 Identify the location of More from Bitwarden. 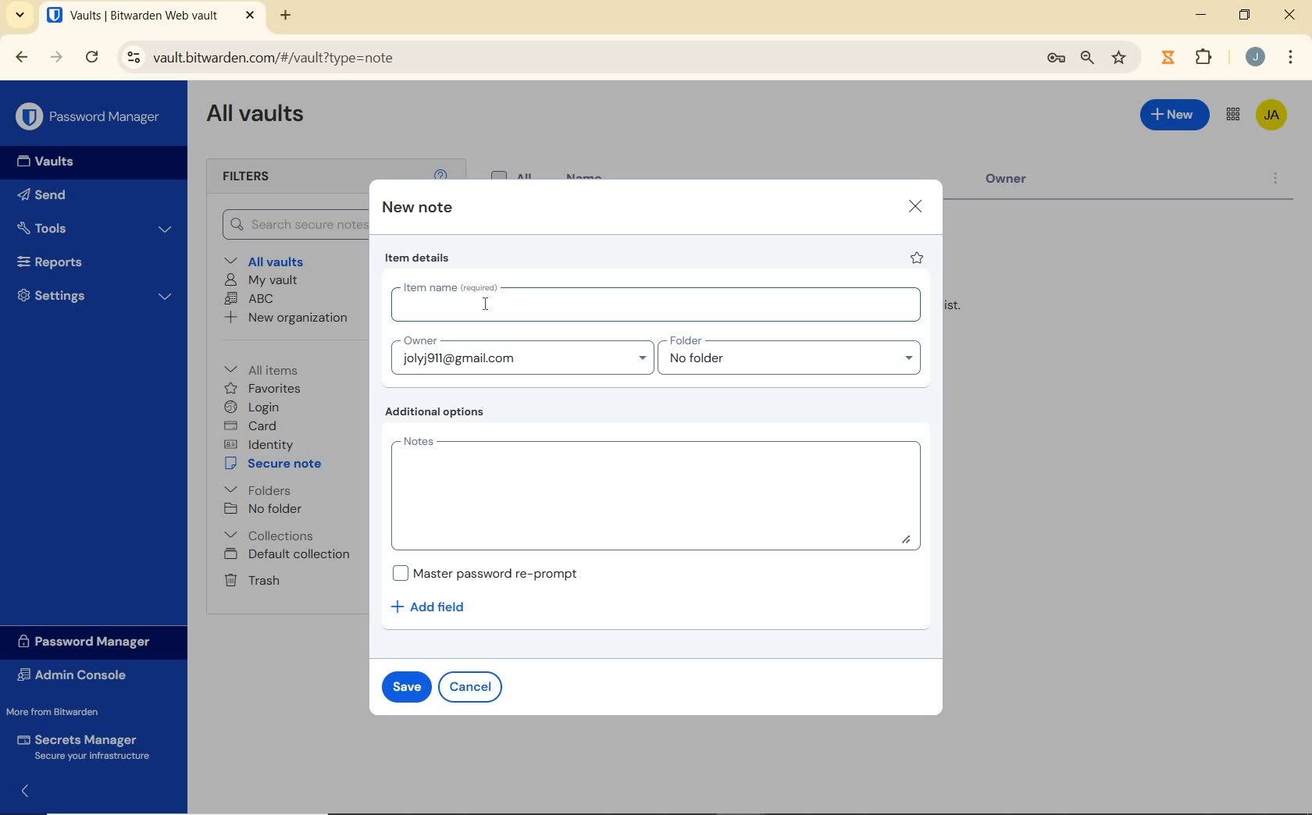
(63, 711).